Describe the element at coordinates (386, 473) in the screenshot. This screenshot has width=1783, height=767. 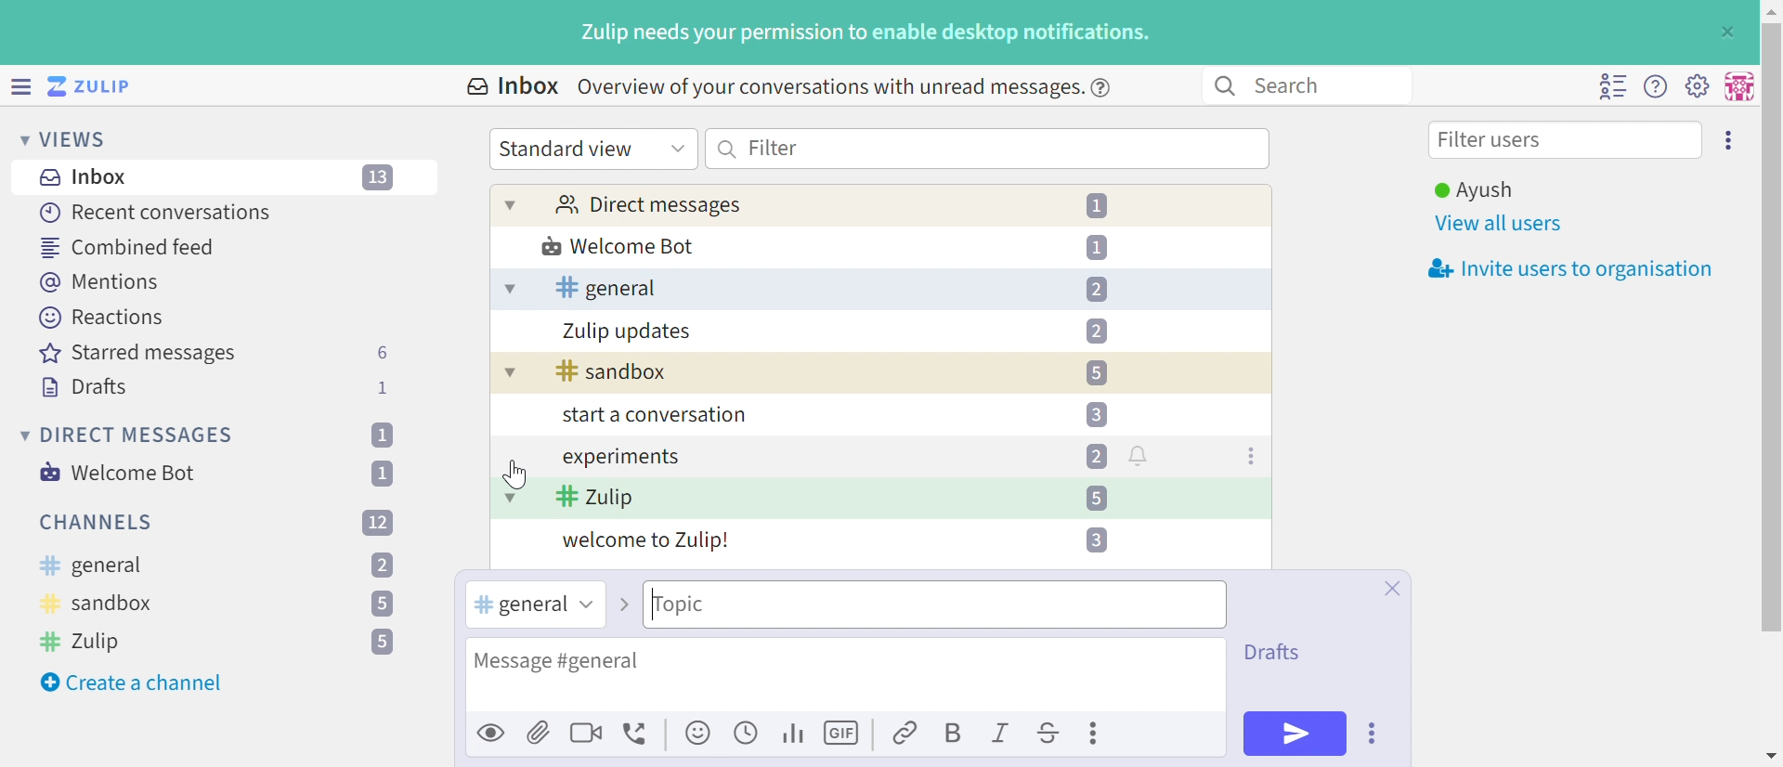
I see `1` at that location.